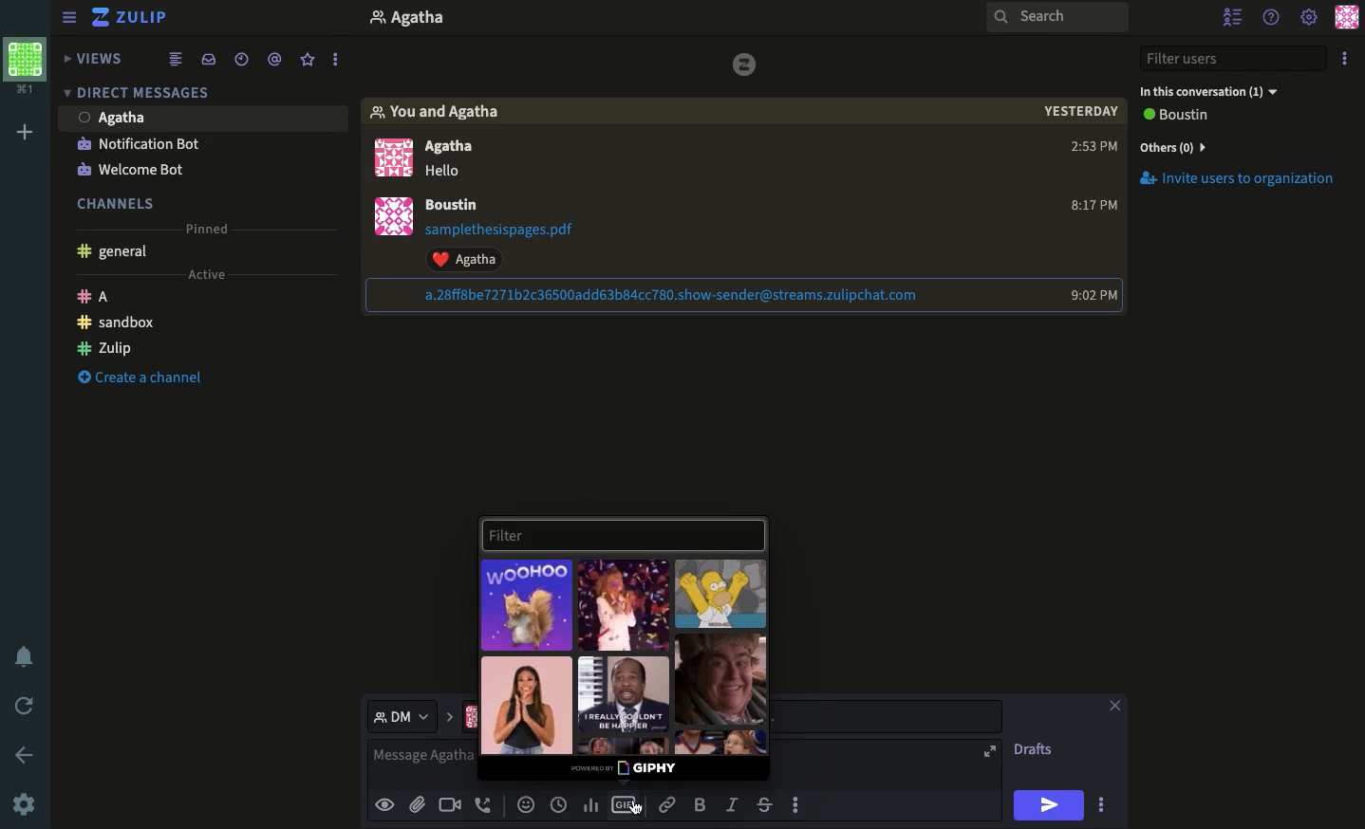 This screenshot has height=829, width=1365. Describe the element at coordinates (516, 246) in the screenshot. I see `Attachment` at that location.